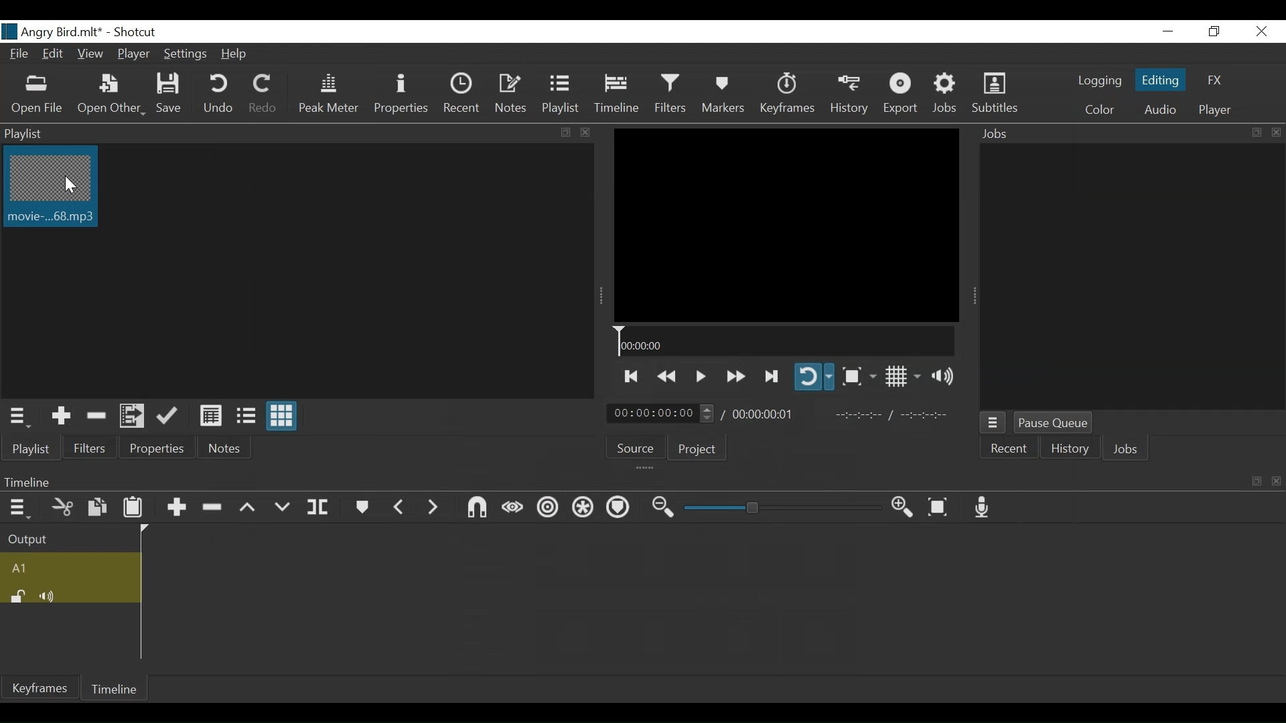  What do you see at coordinates (583, 508) in the screenshot?
I see `Ripple all tracks` at bounding box center [583, 508].